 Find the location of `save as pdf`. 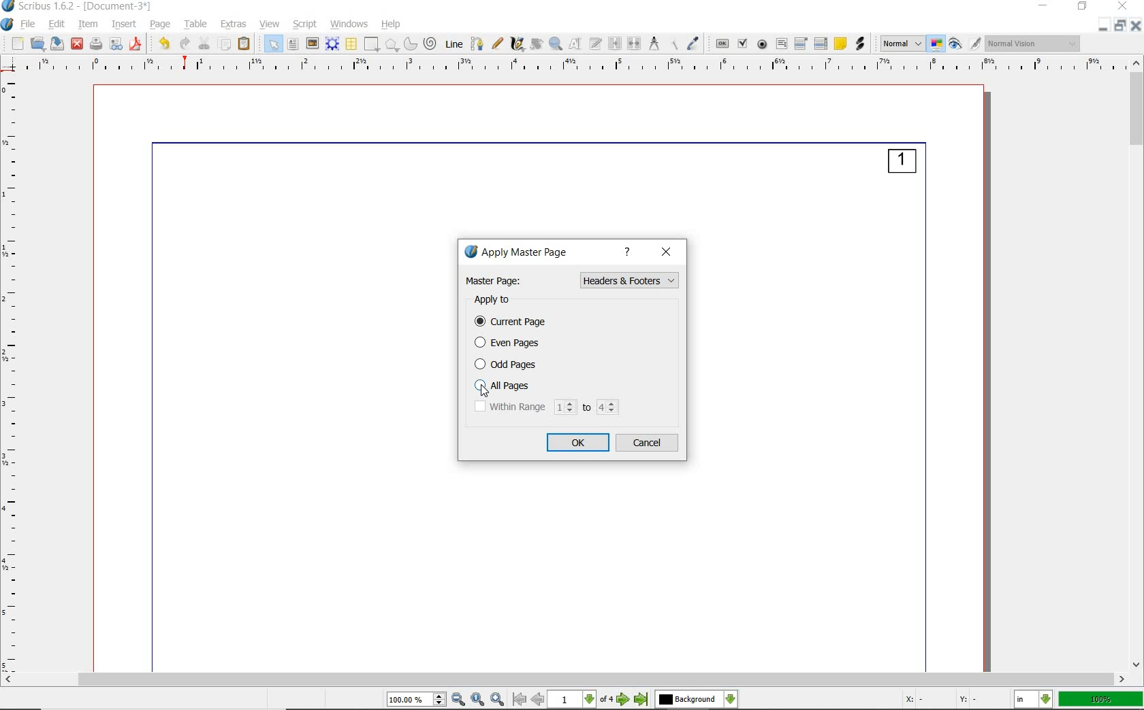

save as pdf is located at coordinates (136, 45).